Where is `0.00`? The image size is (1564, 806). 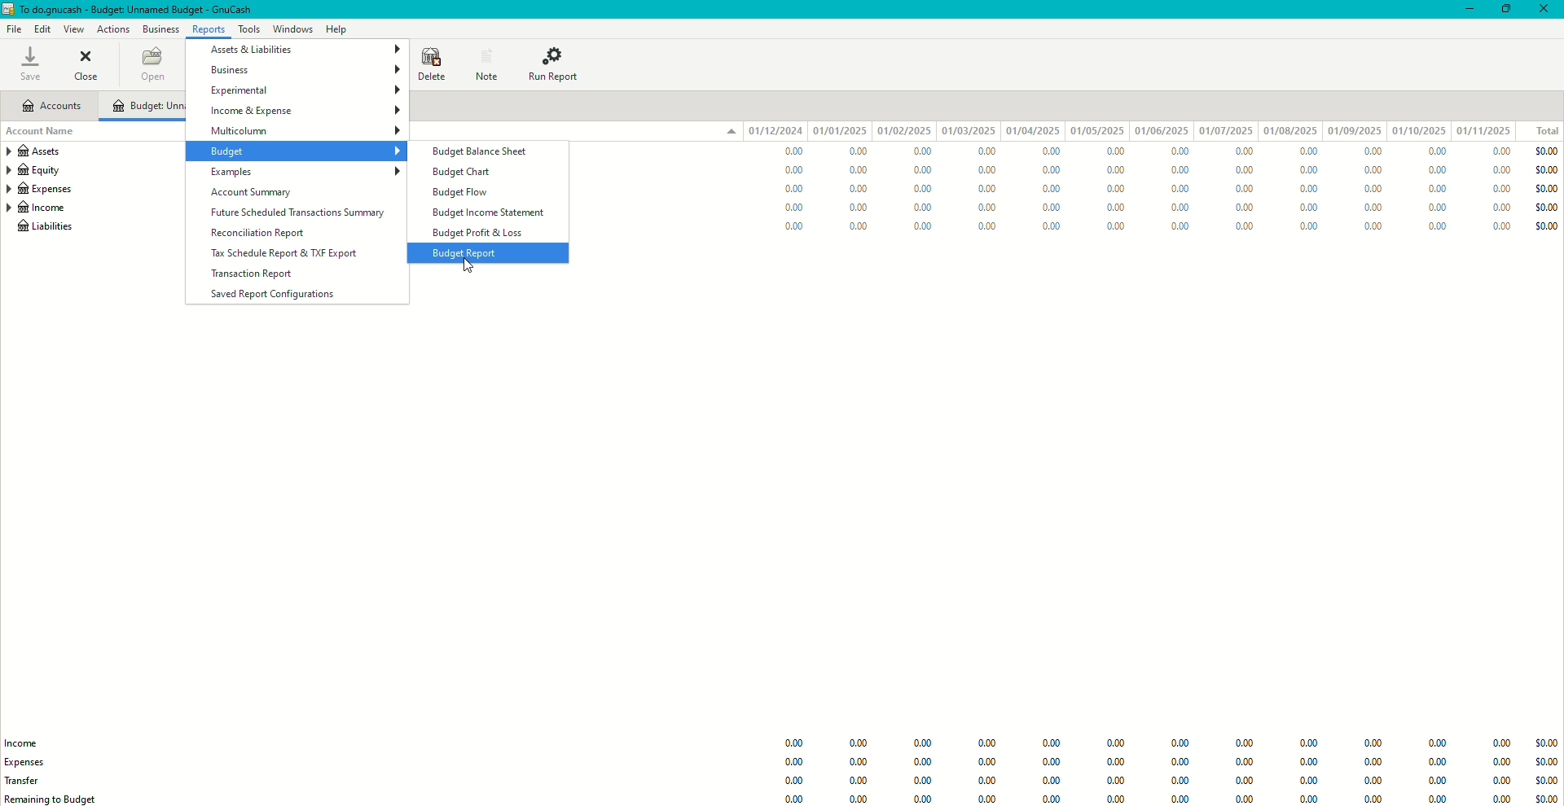 0.00 is located at coordinates (790, 207).